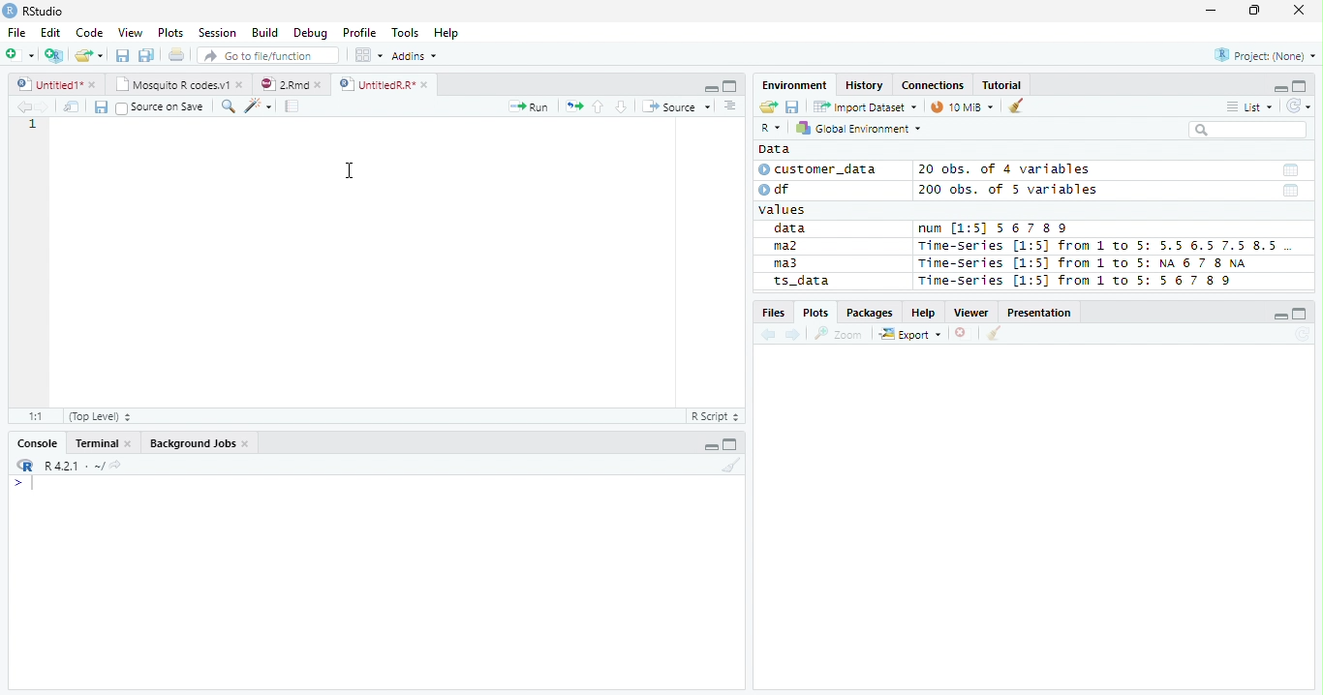 The width and height of the screenshot is (1323, 695). Describe the element at coordinates (863, 106) in the screenshot. I see `Import Dataset` at that location.